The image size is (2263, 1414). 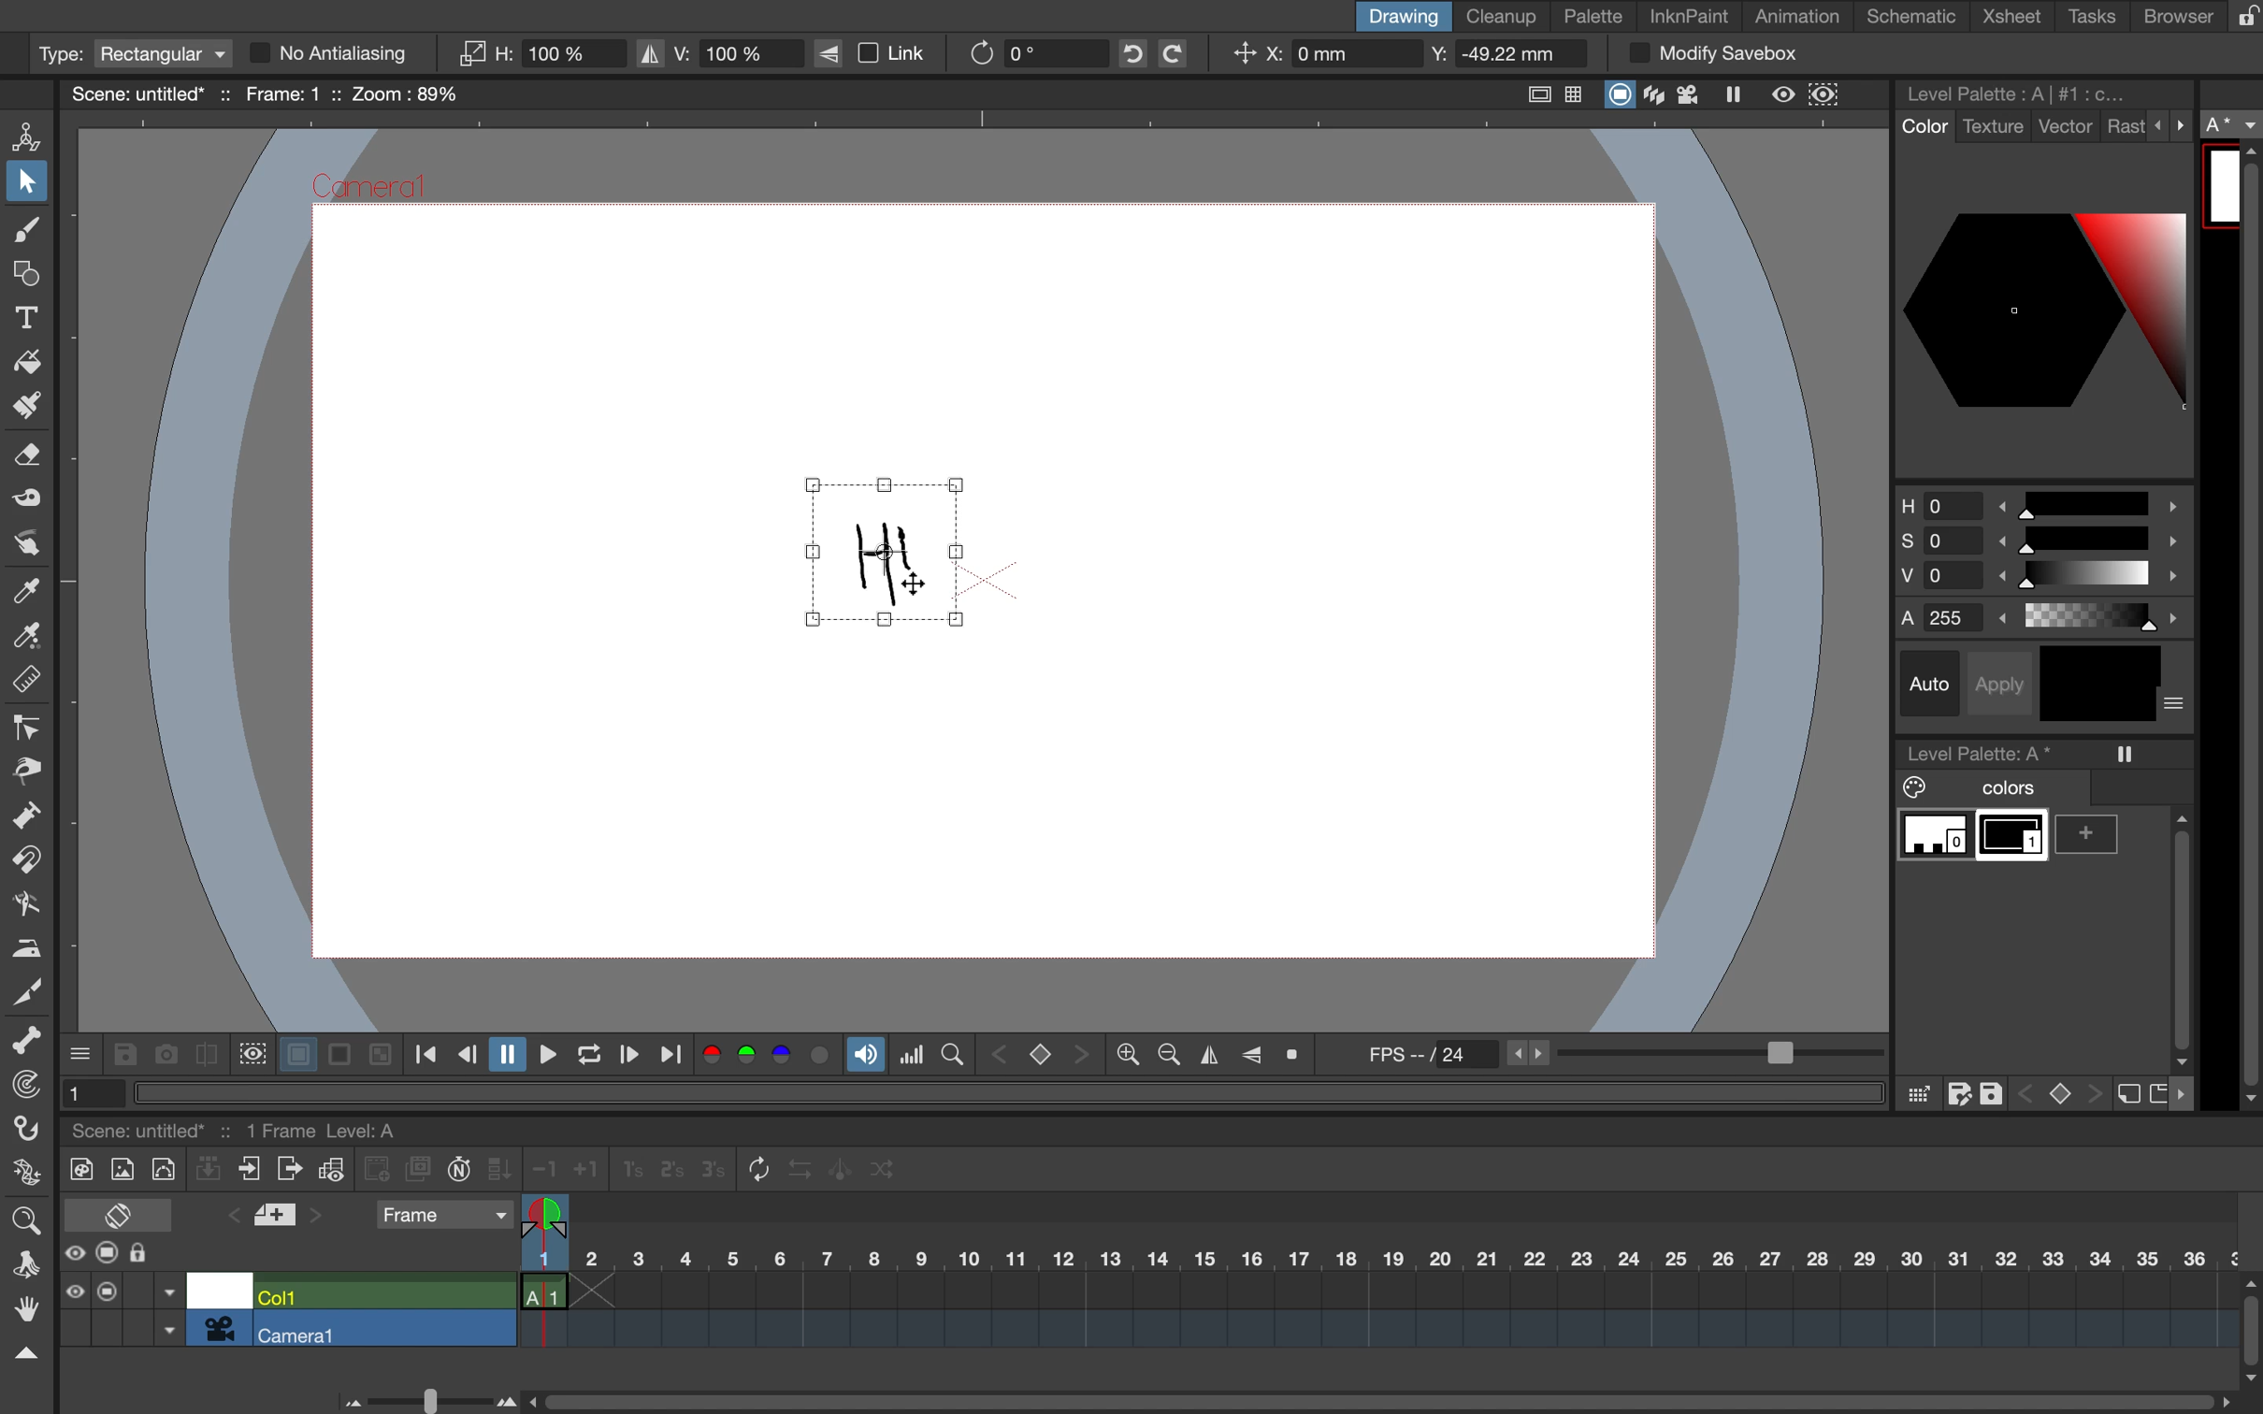 I want to click on safe area, so click(x=1534, y=91).